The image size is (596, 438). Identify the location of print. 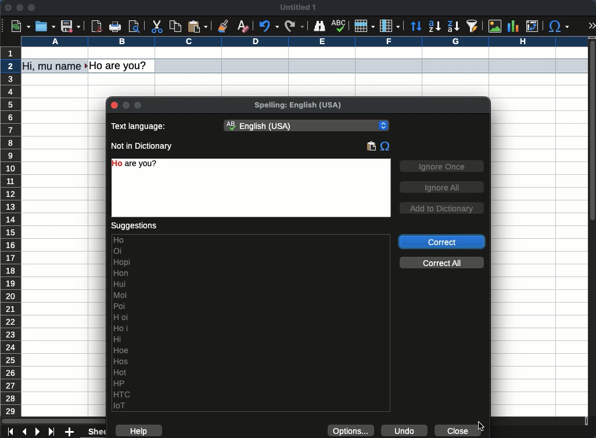
(116, 26).